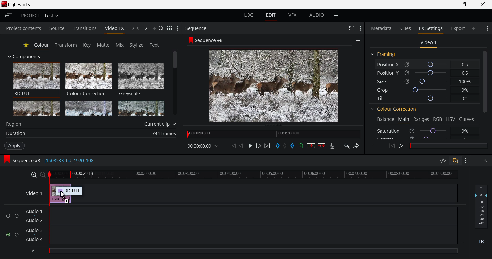 The width and height of the screenshot is (492, 259). What do you see at coordinates (311, 146) in the screenshot?
I see `Remove Marked Section` at bounding box center [311, 146].